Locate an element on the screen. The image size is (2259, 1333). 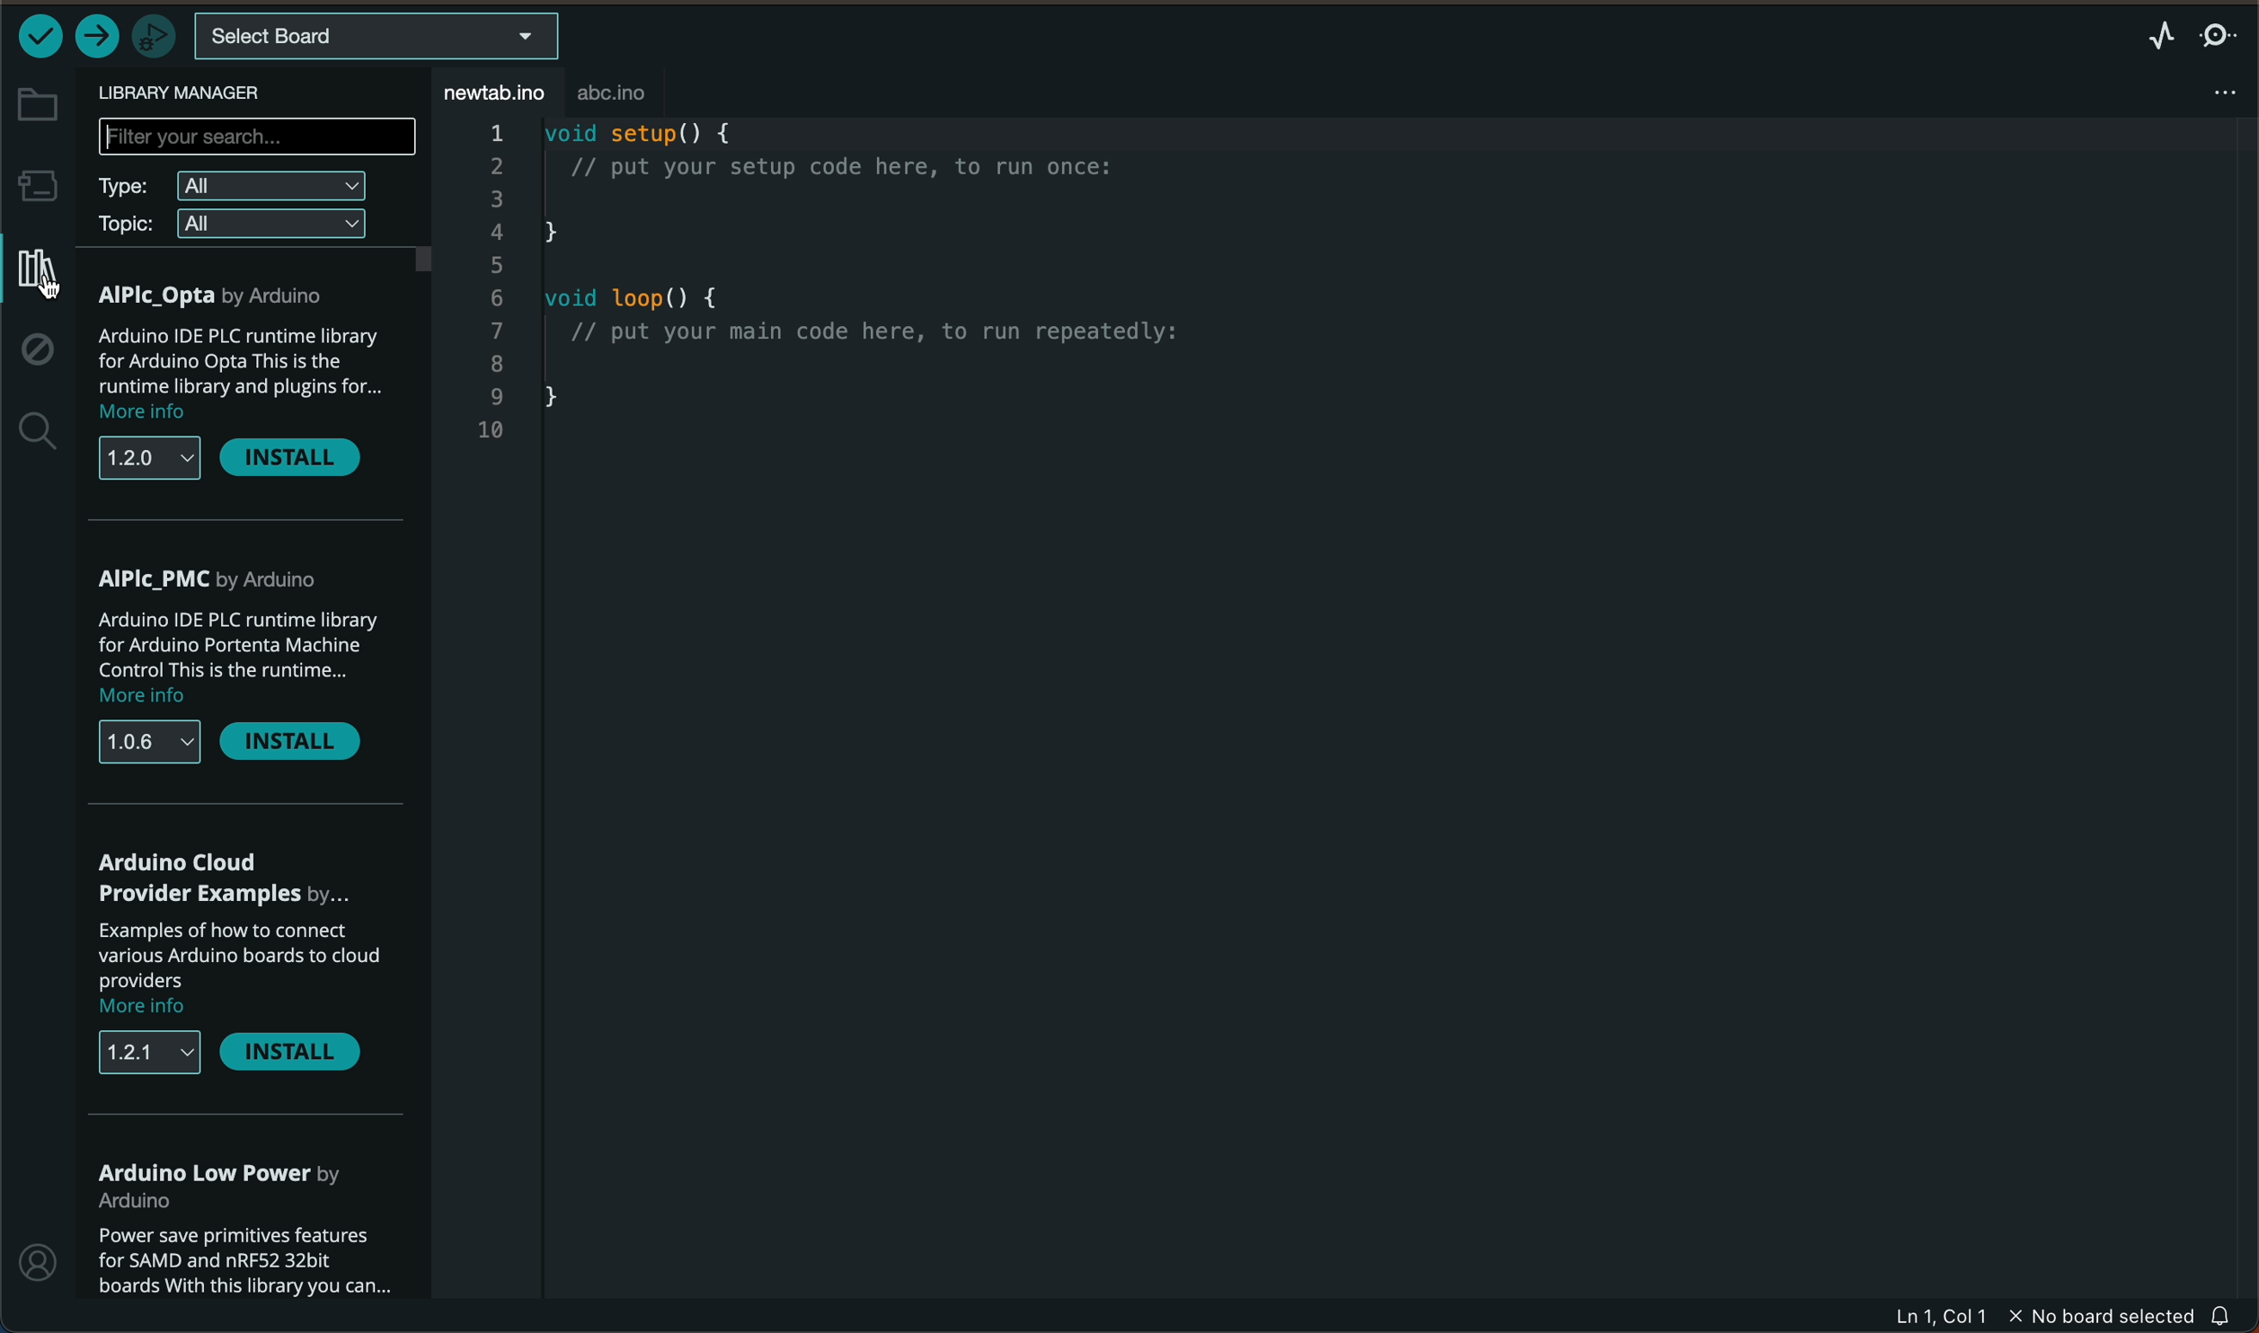
AlPc PMC is located at coordinates (217, 578).